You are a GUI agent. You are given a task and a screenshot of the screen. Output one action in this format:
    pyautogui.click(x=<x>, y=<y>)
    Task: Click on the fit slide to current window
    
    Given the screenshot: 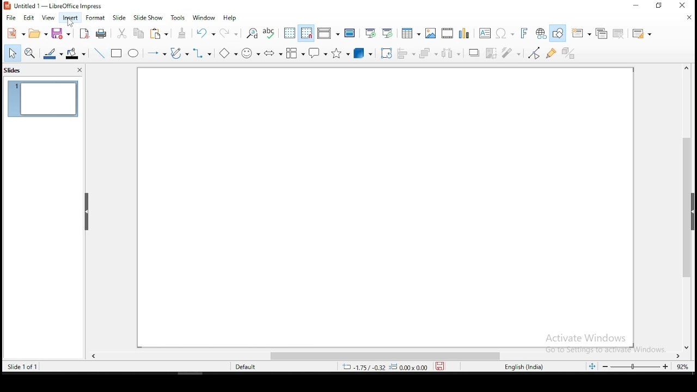 What is the action you would take?
    pyautogui.click(x=591, y=366)
    